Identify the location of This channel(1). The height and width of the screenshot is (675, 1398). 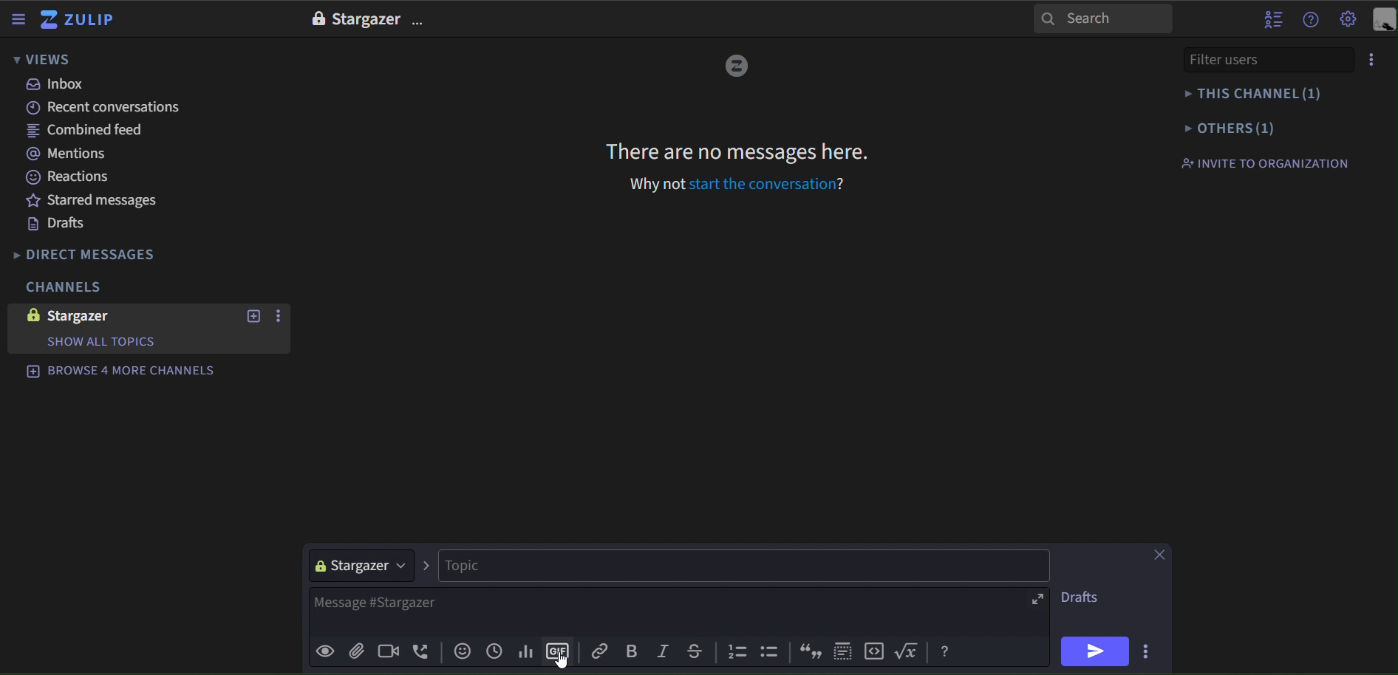
(1259, 94).